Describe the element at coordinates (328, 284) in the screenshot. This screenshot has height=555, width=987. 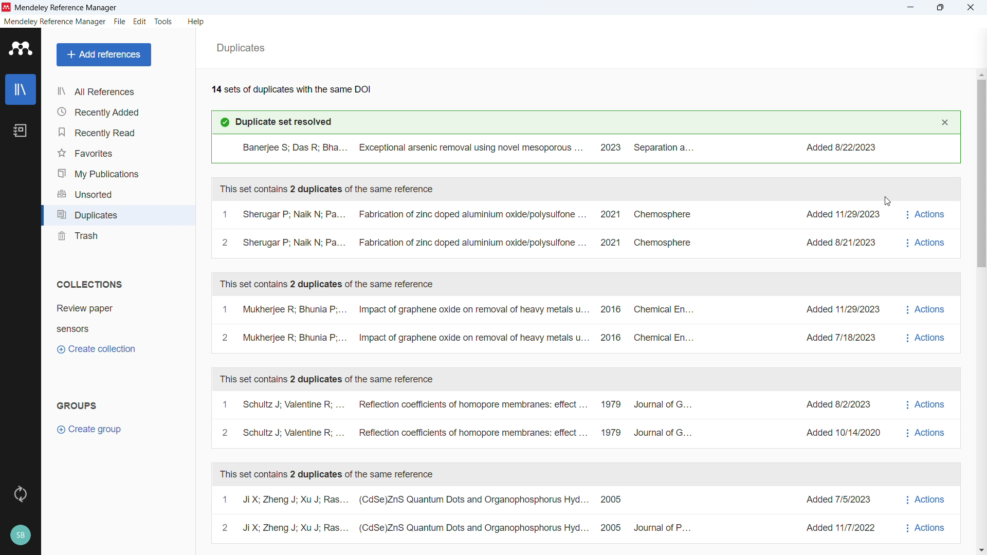
I see `This set contains two duplicates of the same reference` at that location.